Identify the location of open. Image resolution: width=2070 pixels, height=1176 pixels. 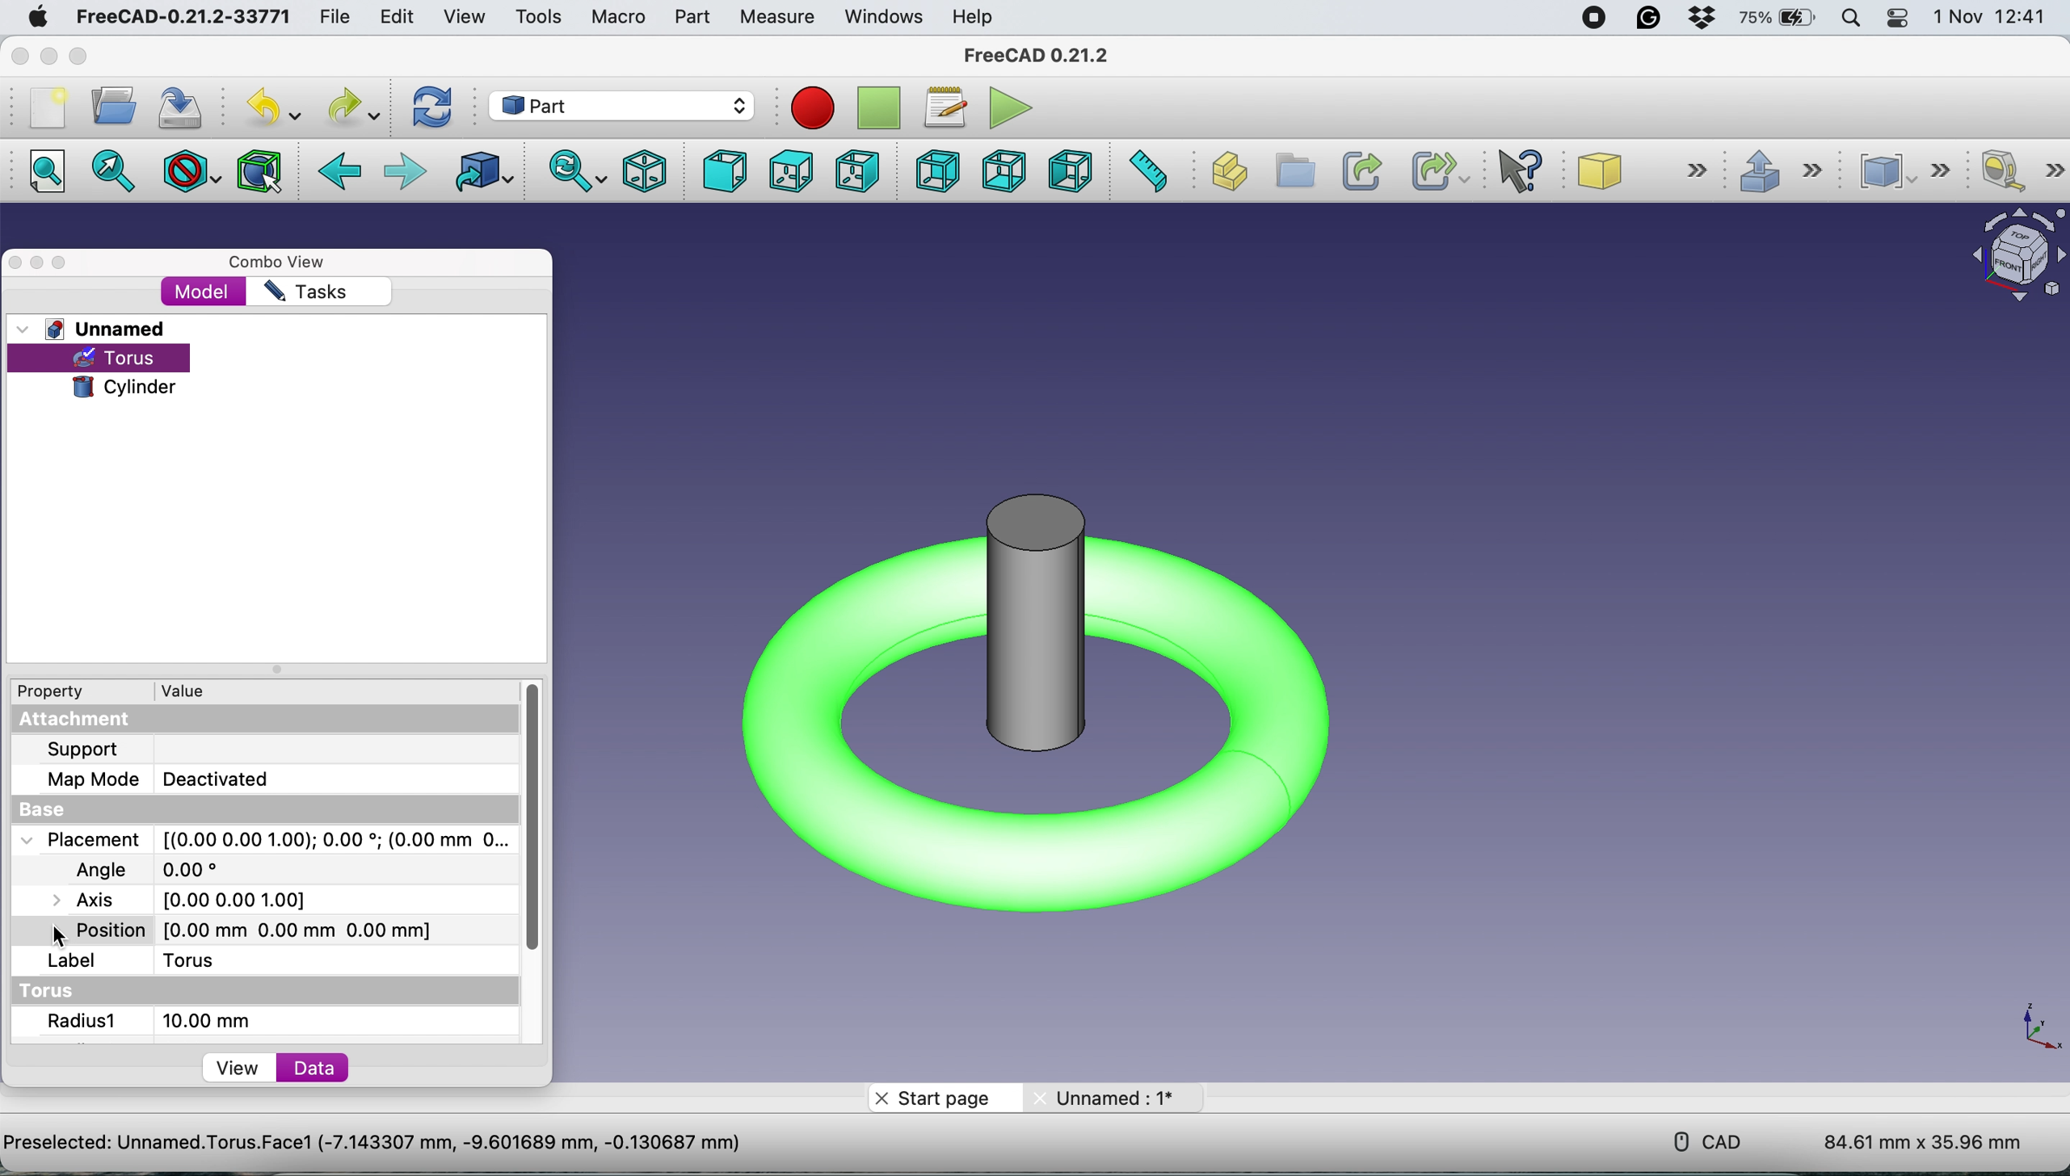
(109, 107).